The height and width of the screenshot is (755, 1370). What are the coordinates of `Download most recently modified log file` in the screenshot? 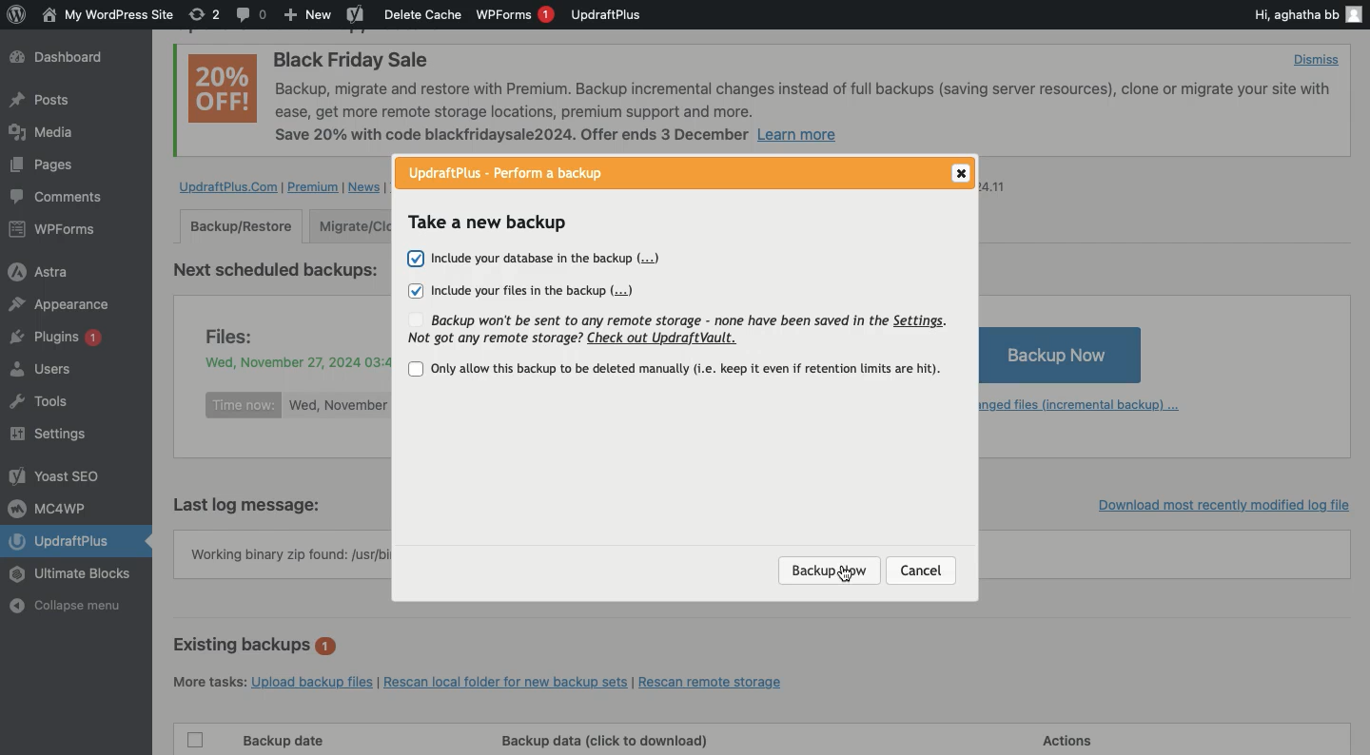 It's located at (1218, 501).